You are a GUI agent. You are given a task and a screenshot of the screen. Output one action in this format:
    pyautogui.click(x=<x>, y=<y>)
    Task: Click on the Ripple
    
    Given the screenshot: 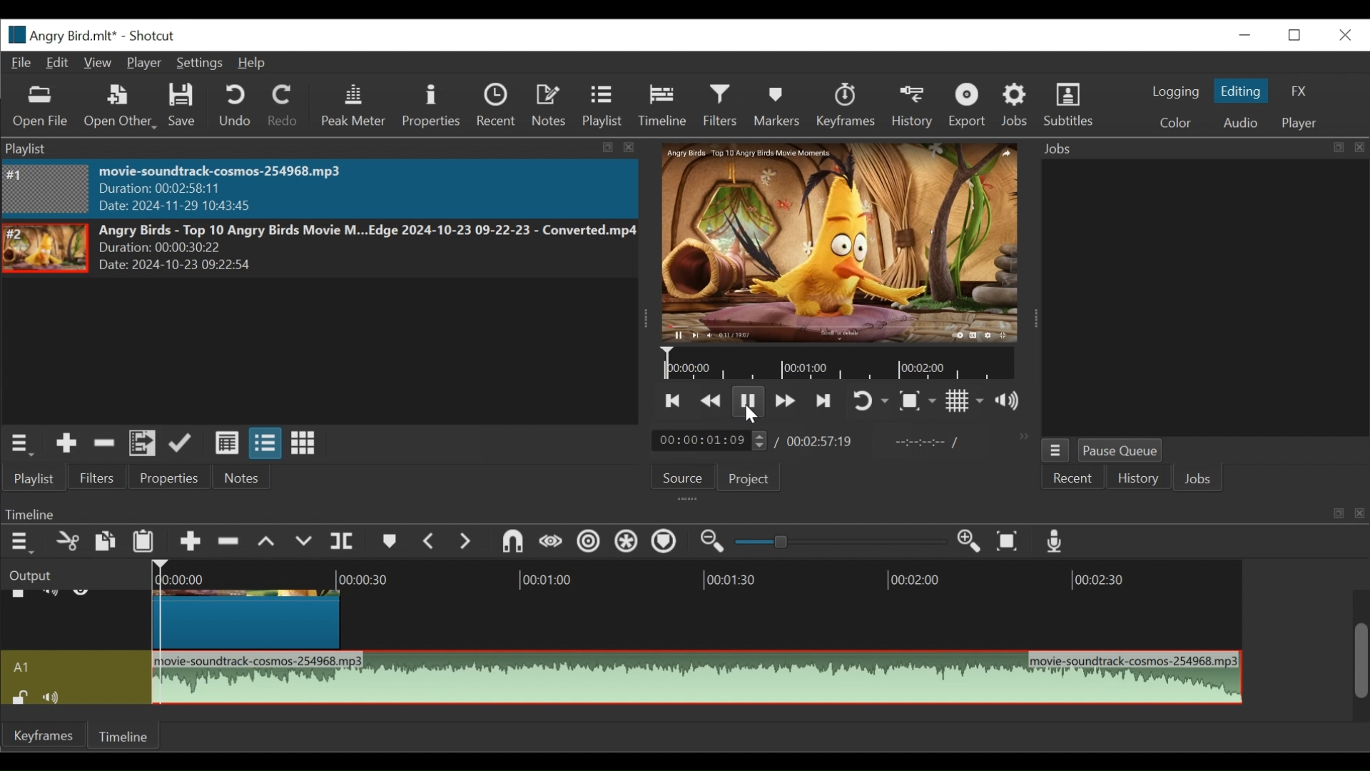 What is the action you would take?
    pyautogui.click(x=589, y=543)
    